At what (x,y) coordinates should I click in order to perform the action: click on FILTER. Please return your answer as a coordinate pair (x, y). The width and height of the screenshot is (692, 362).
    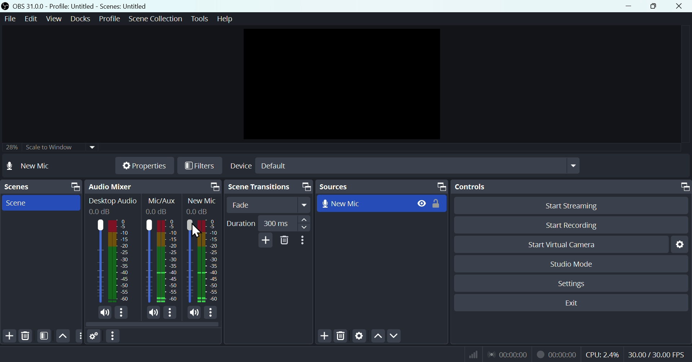
    Looking at the image, I should click on (43, 336).